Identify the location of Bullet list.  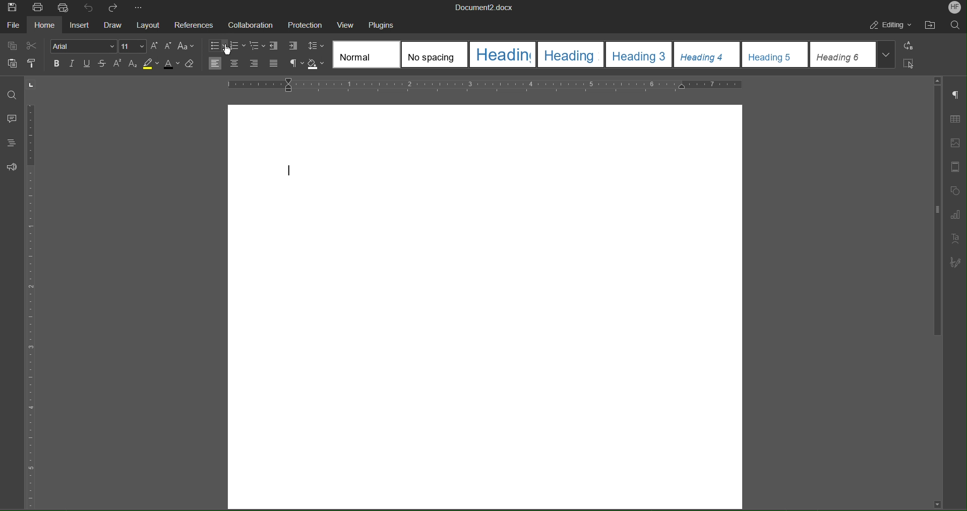
(219, 45).